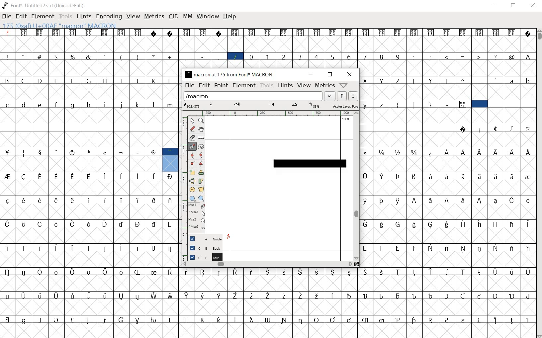 The width and height of the screenshot is (542, 338). I want to click on Symbol, so click(301, 295).